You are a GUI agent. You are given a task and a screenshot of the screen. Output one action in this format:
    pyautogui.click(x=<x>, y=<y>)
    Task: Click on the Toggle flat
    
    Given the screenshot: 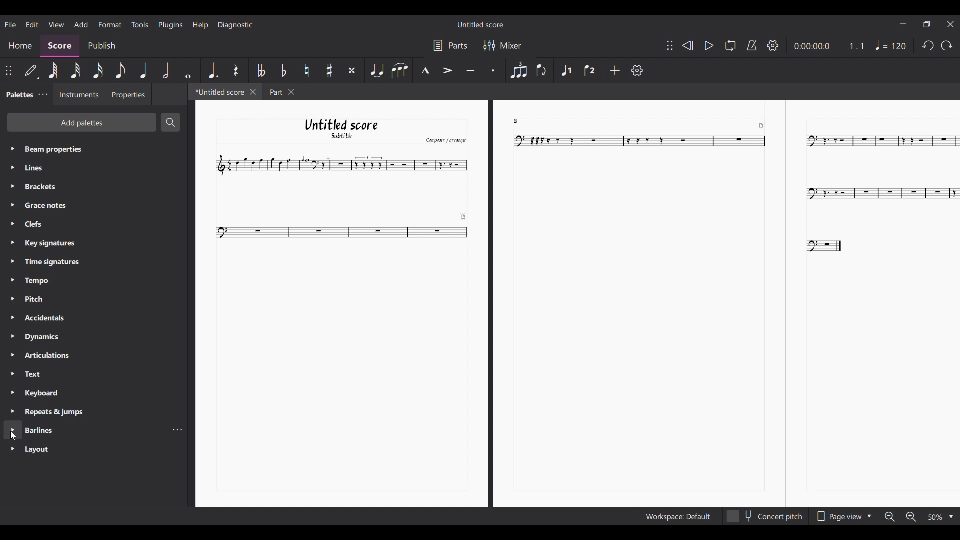 What is the action you would take?
    pyautogui.click(x=284, y=70)
    